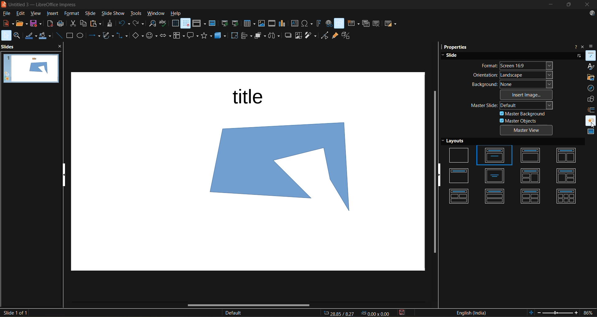 The height and width of the screenshot is (317, 597). What do you see at coordinates (289, 35) in the screenshot?
I see `shadow` at bounding box center [289, 35].